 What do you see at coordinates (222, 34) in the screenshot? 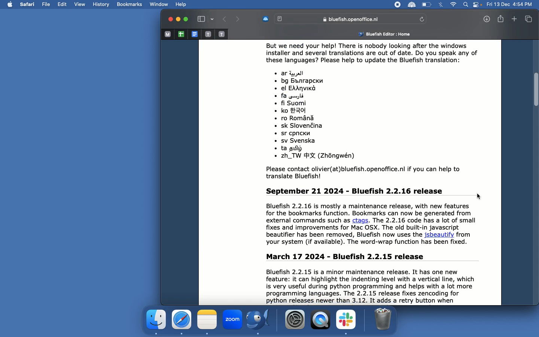
I see `Pinned tab` at bounding box center [222, 34].